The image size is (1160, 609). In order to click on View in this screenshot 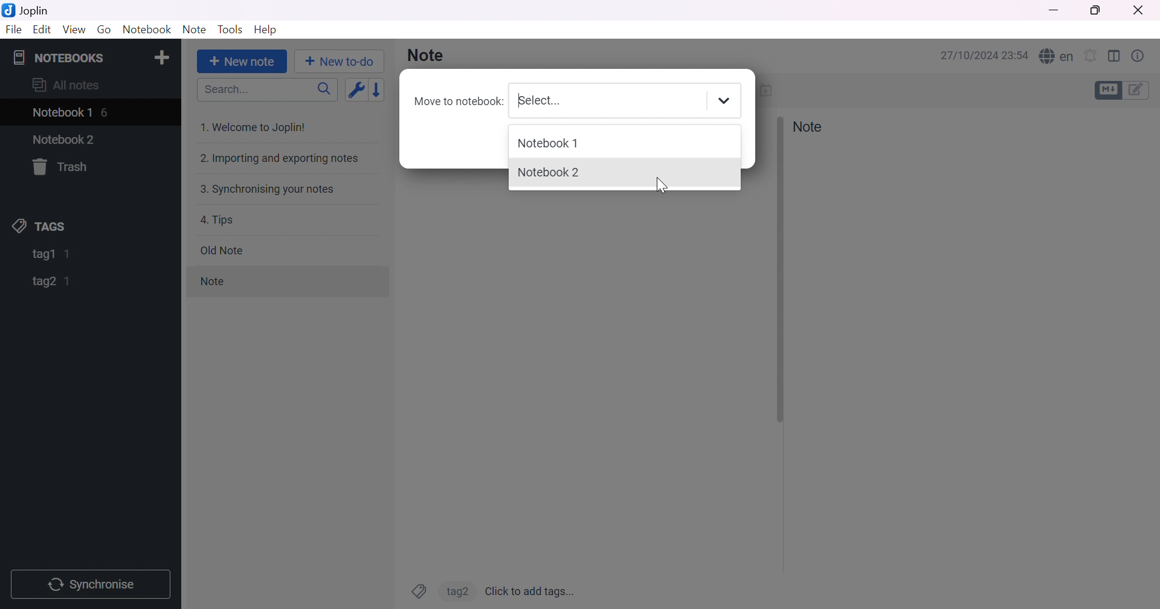, I will do `click(75, 30)`.